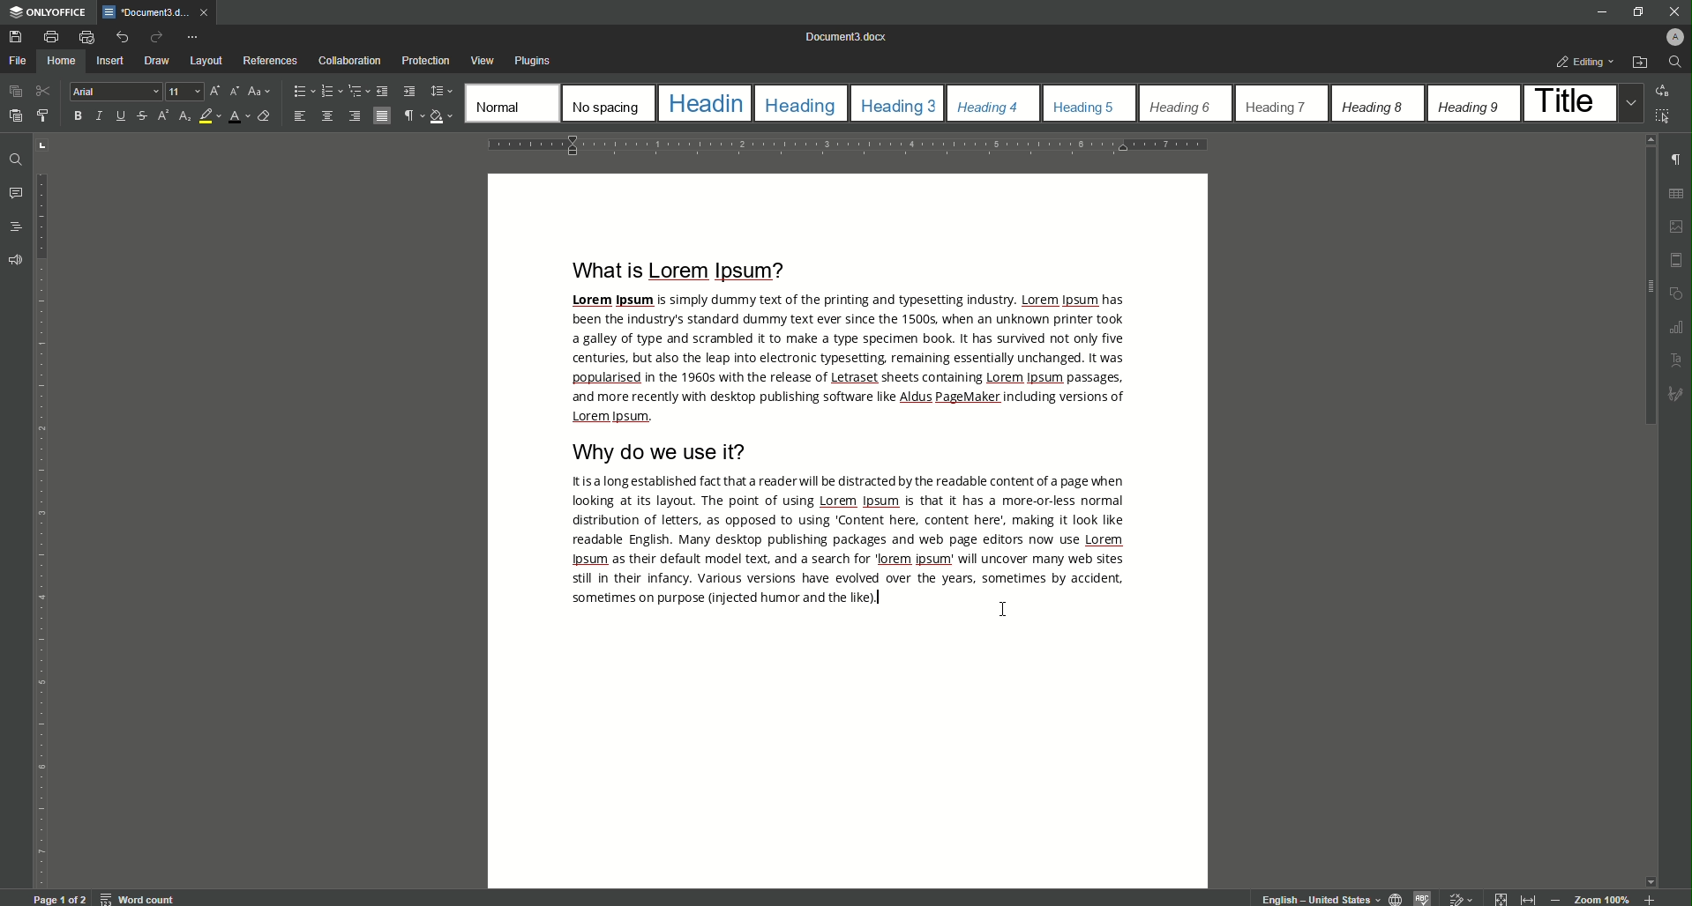 This screenshot has height=906, width=1692. I want to click on Heading 5, so click(1086, 107).